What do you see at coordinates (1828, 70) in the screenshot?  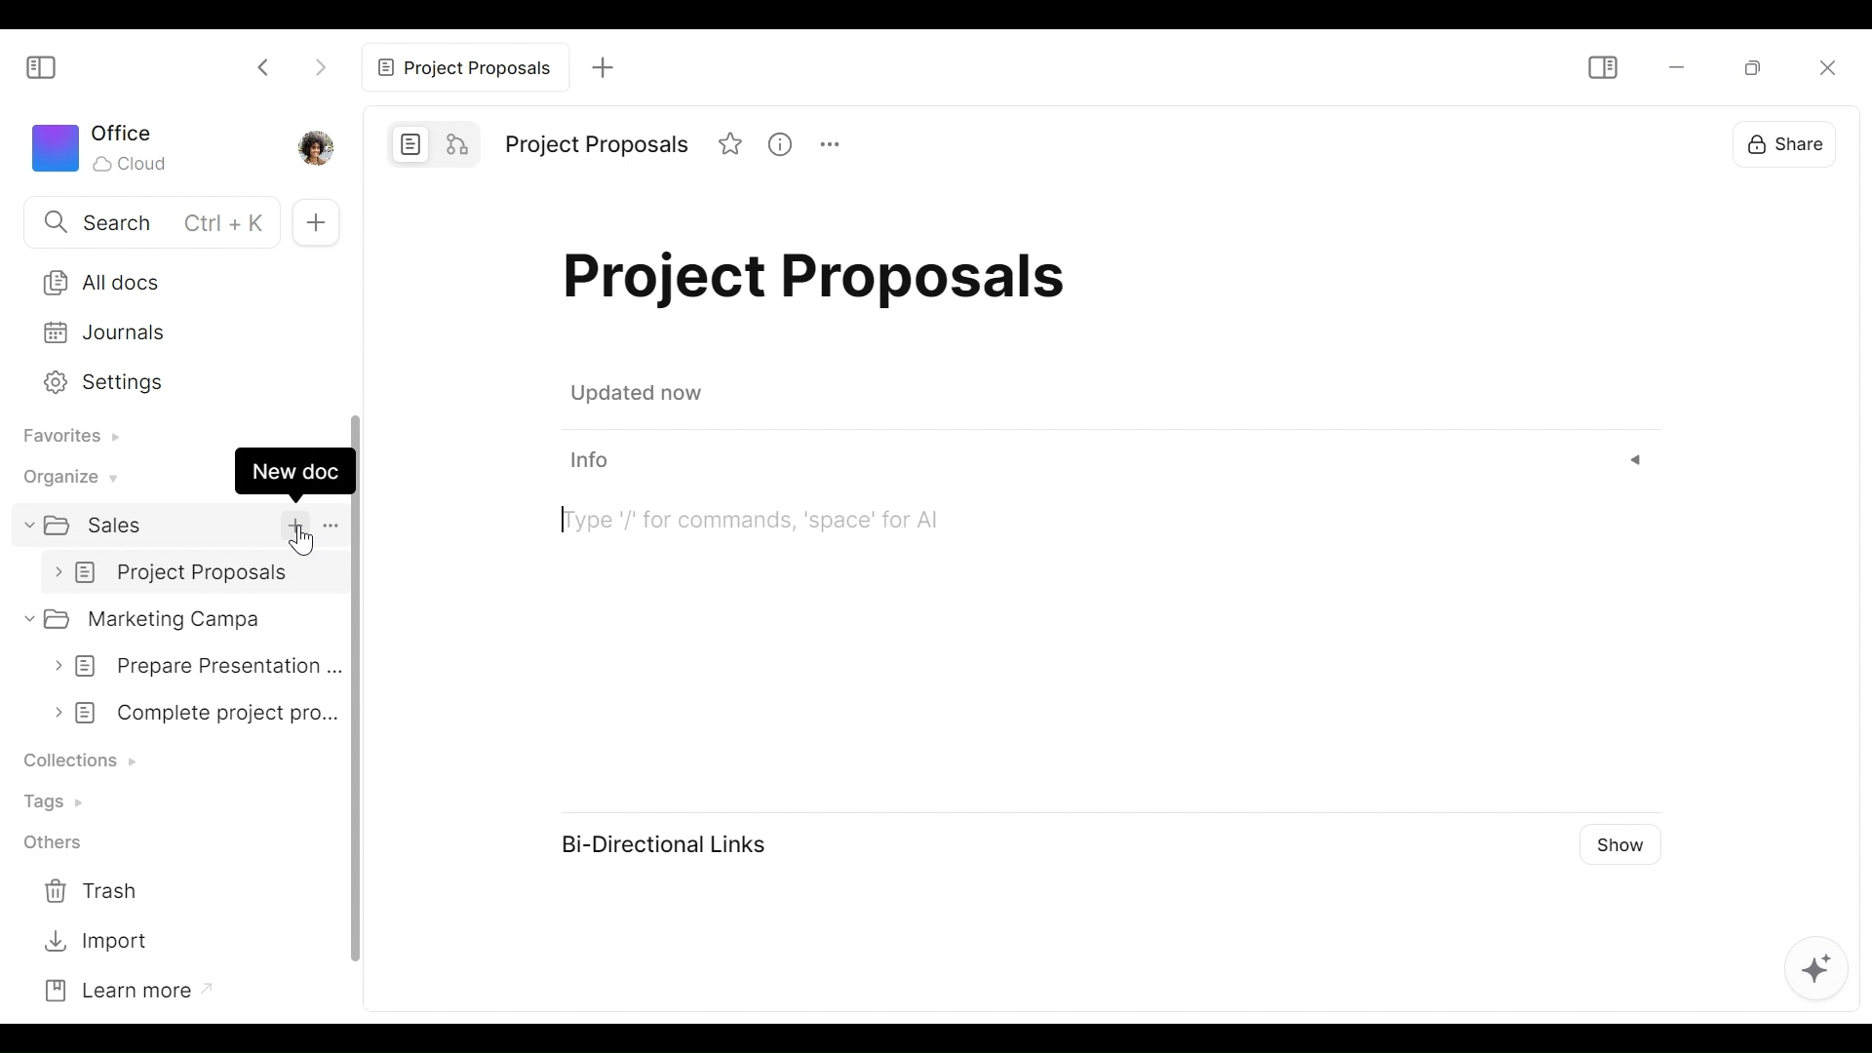 I see `Close` at bounding box center [1828, 70].